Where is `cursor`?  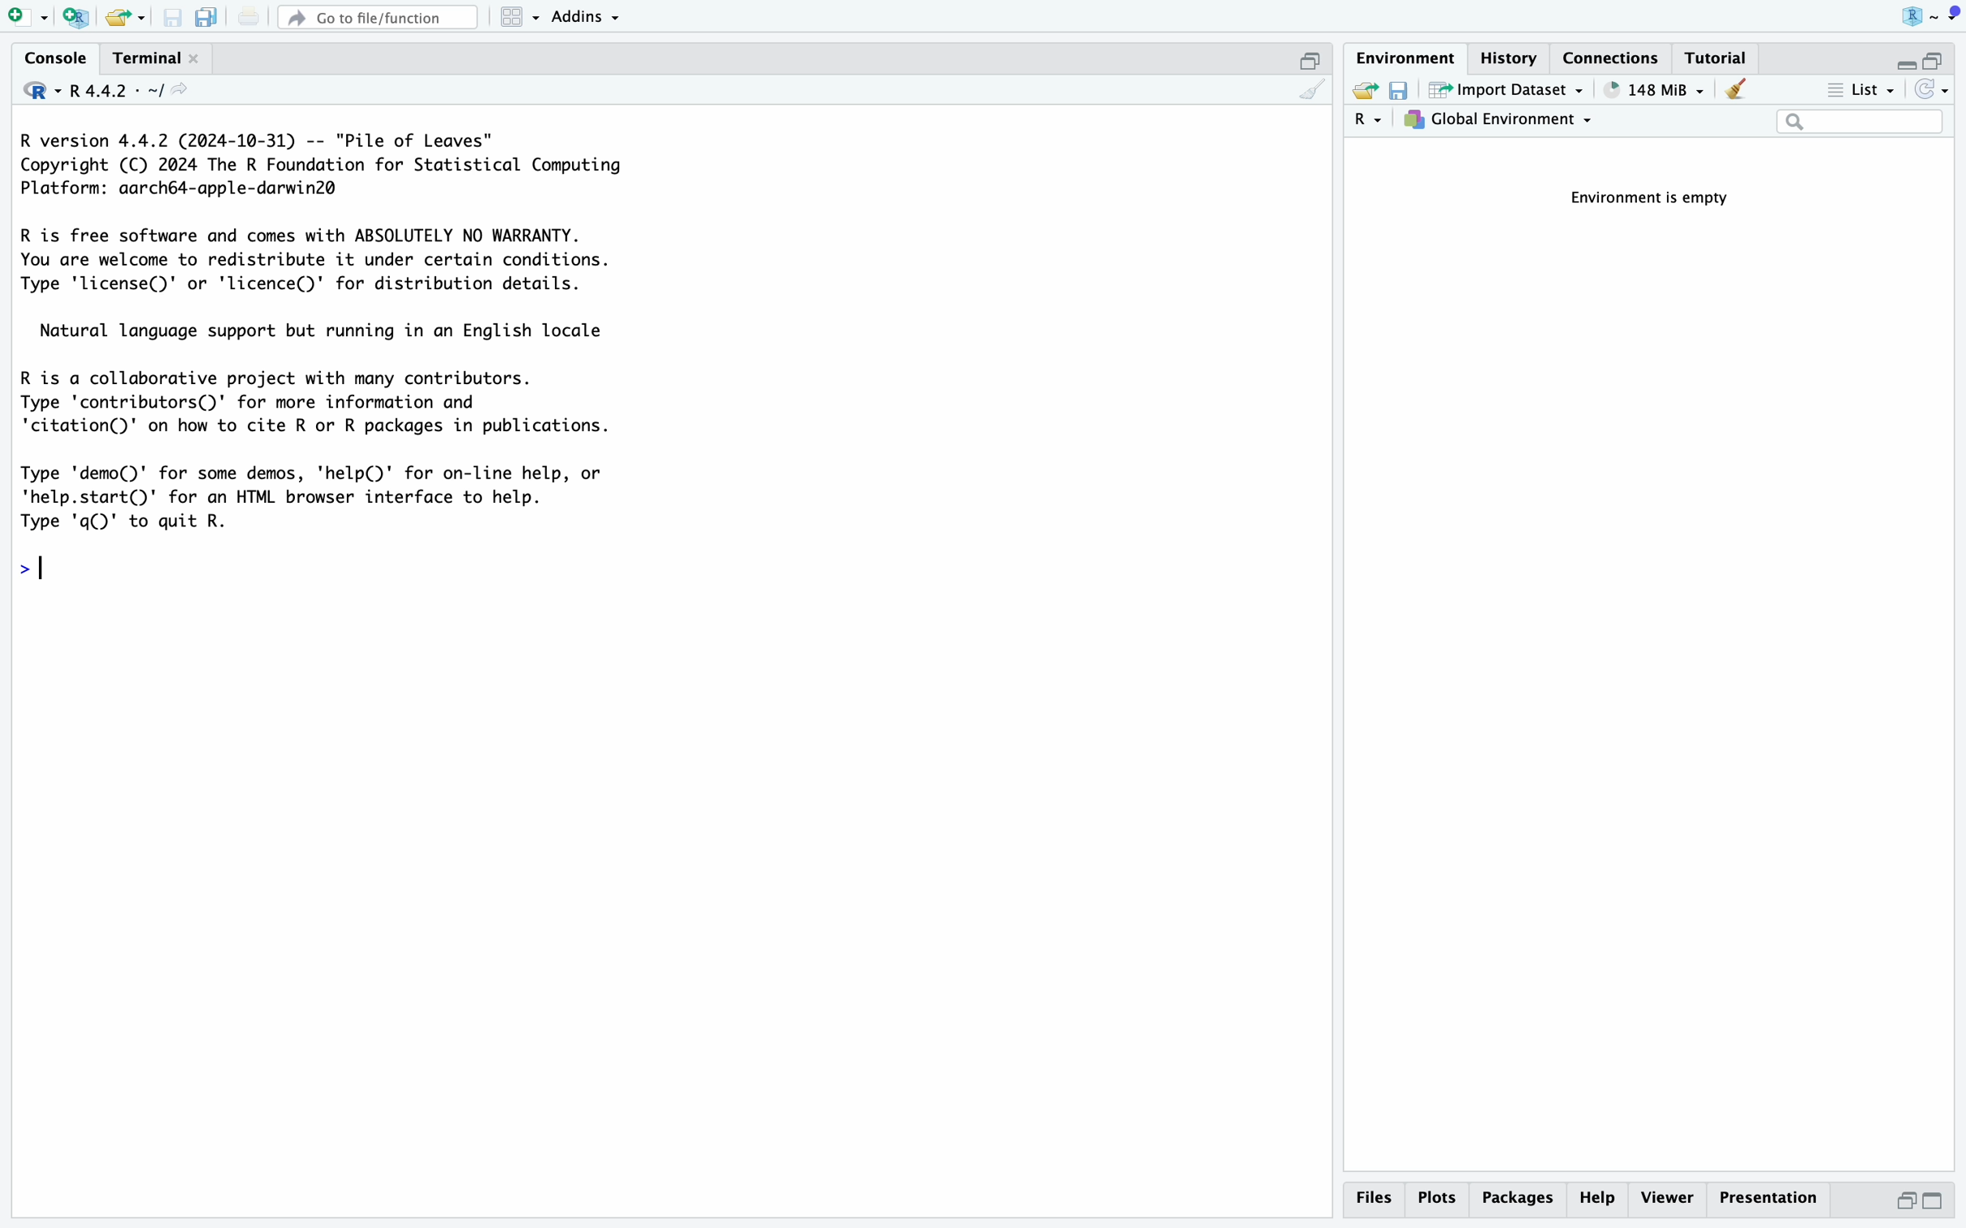 cursor is located at coordinates (83, 572).